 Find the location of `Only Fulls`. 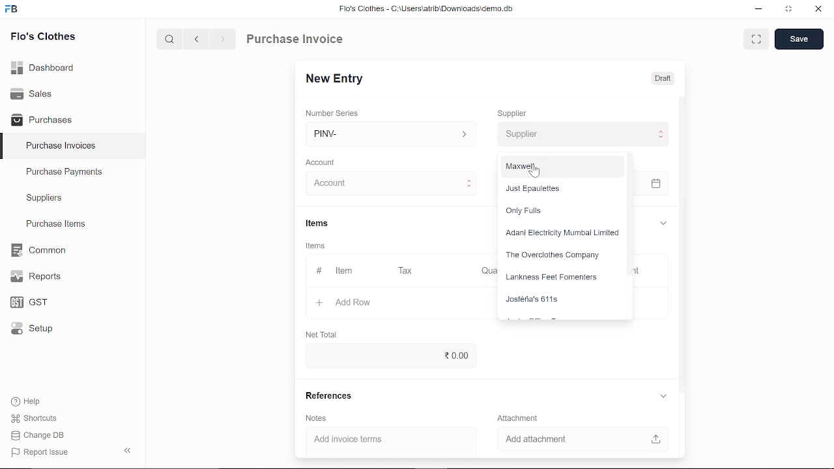

Only Fulls is located at coordinates (556, 210).